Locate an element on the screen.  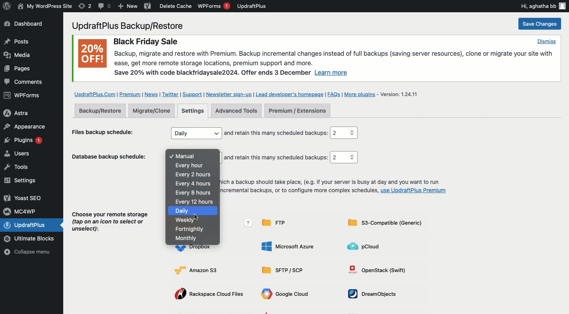
Microsoft Azure is located at coordinates (289, 246).